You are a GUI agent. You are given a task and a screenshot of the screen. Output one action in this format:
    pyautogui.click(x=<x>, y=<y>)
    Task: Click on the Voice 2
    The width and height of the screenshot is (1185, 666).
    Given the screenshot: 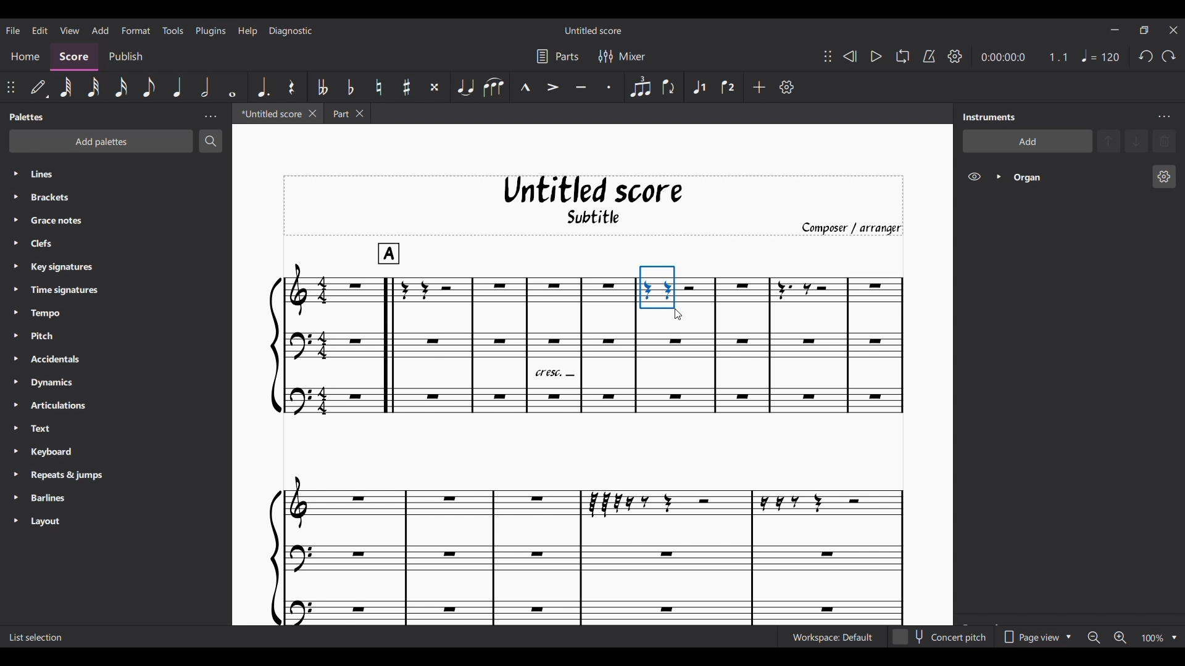 What is the action you would take?
    pyautogui.click(x=728, y=87)
    